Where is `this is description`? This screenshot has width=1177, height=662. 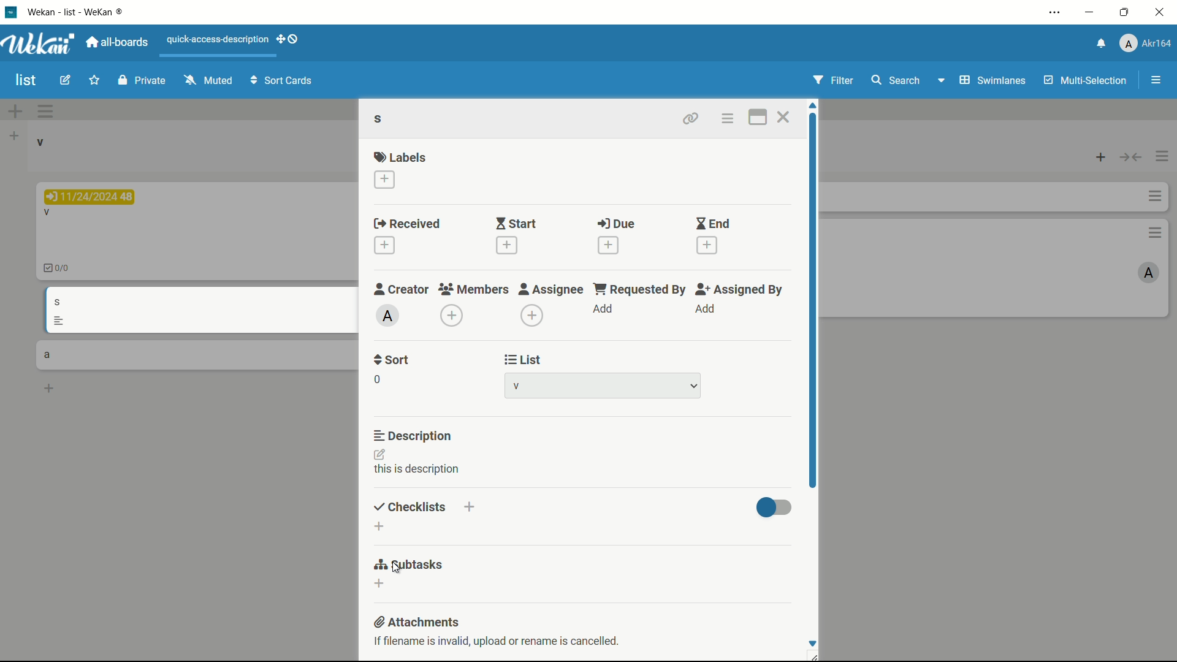 this is description is located at coordinates (418, 470).